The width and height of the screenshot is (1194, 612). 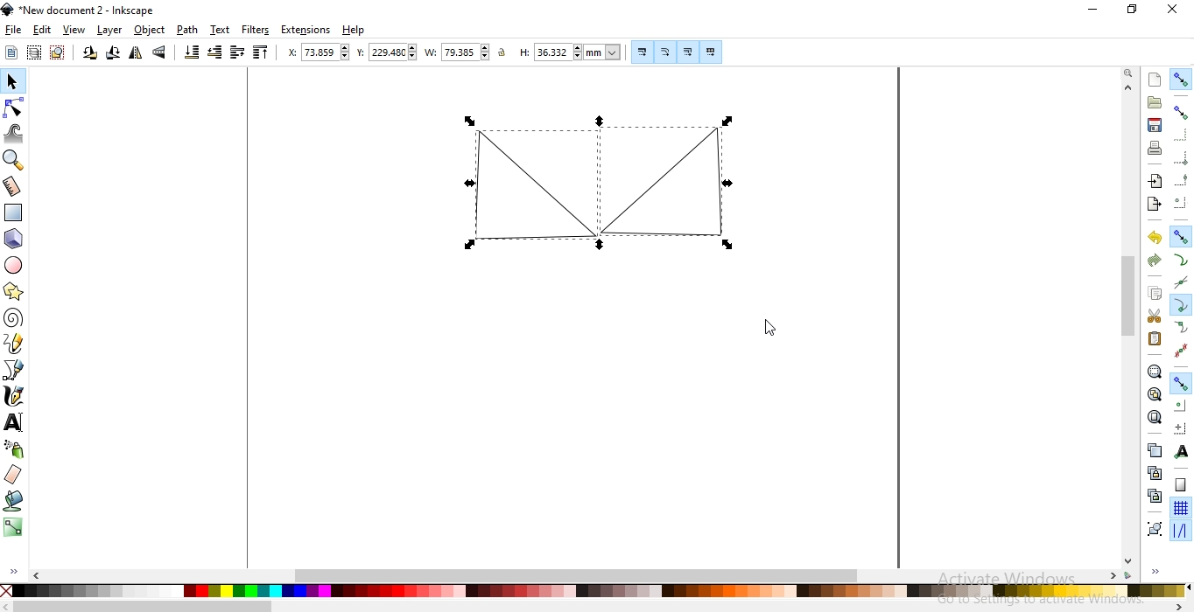 I want to click on colors, so click(x=595, y=591).